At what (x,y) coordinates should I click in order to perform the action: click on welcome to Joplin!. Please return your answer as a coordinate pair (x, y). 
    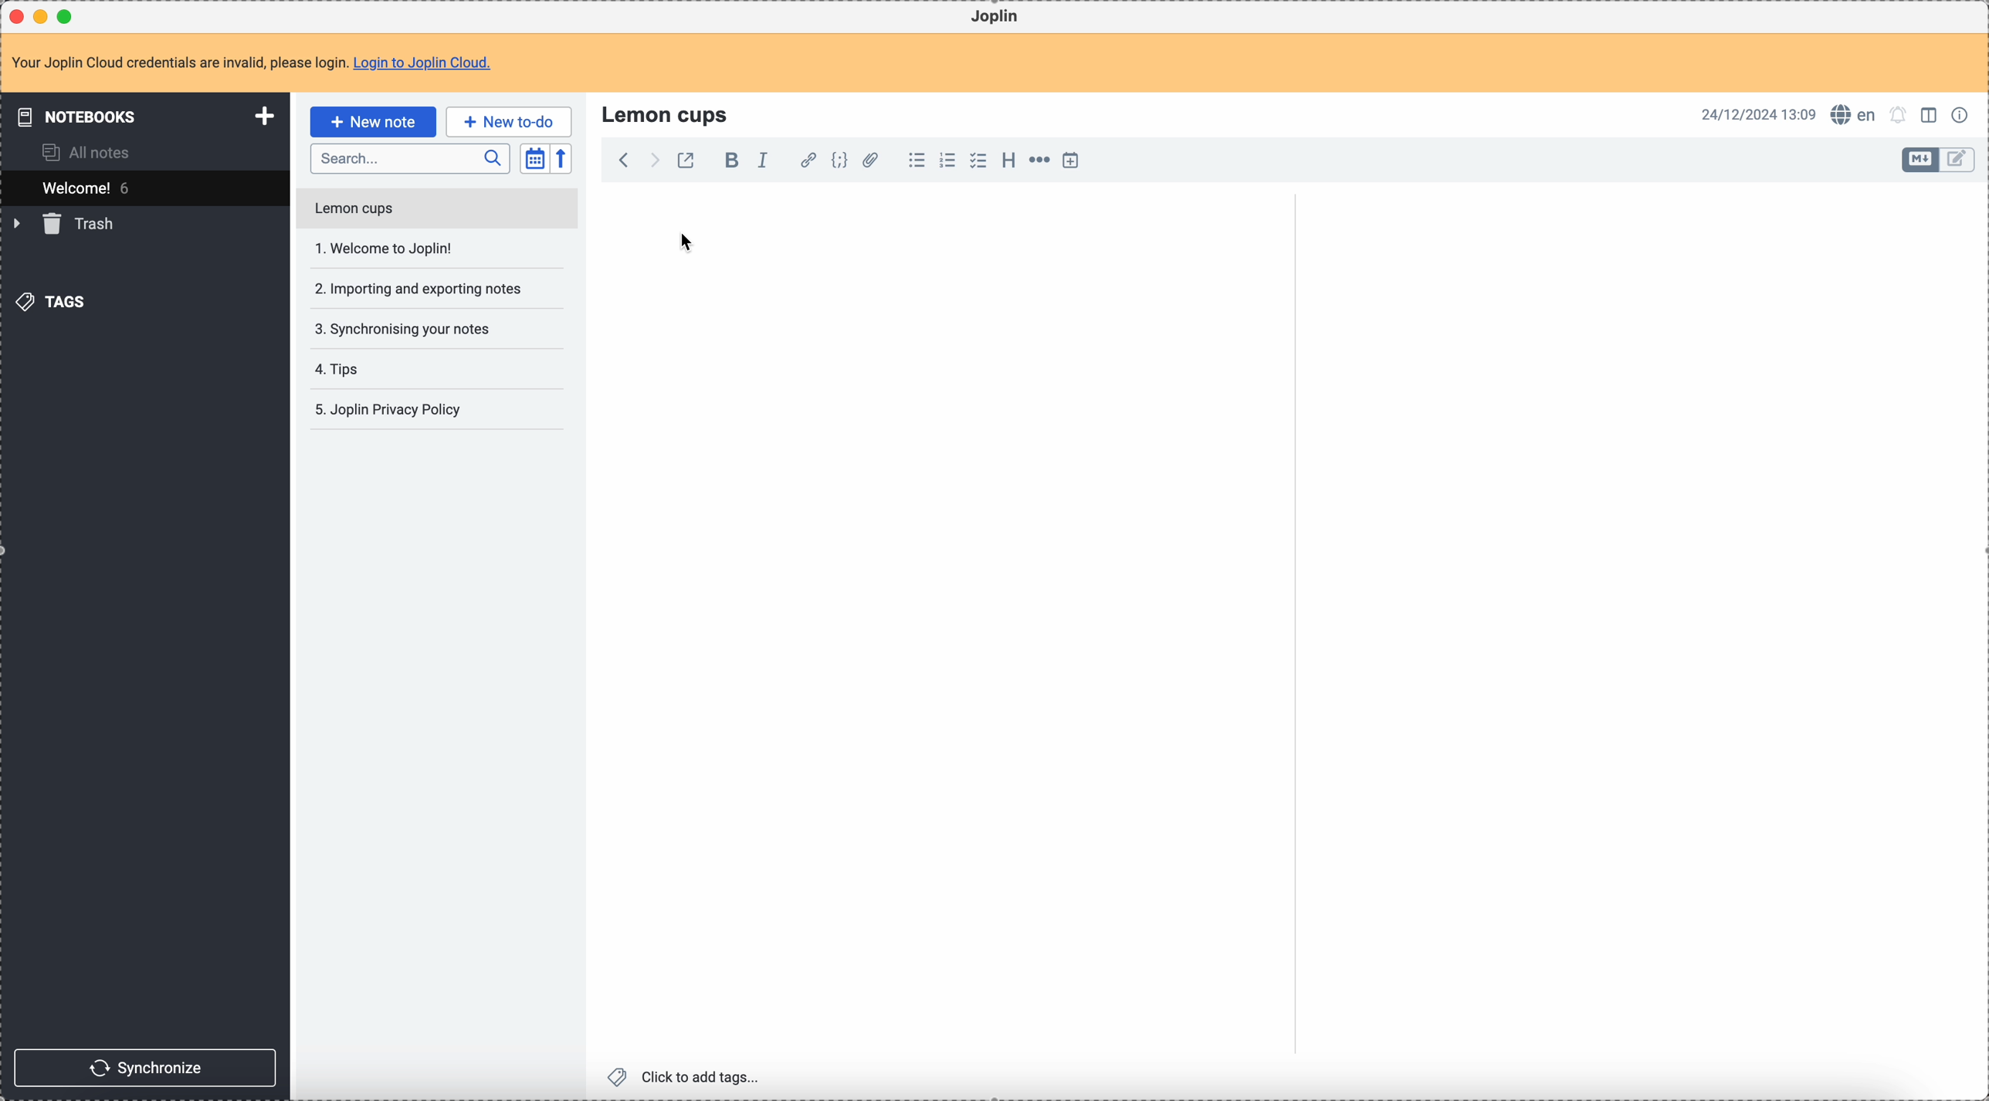
    Looking at the image, I should click on (385, 248).